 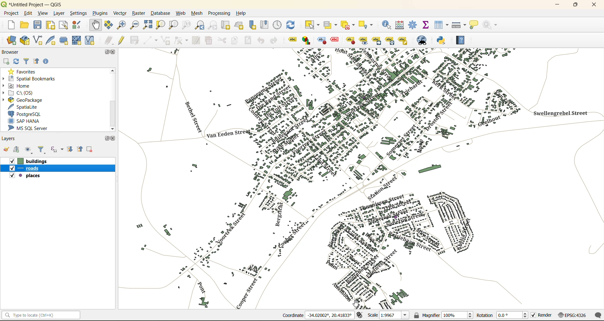 I want to click on new, so click(x=9, y=25).